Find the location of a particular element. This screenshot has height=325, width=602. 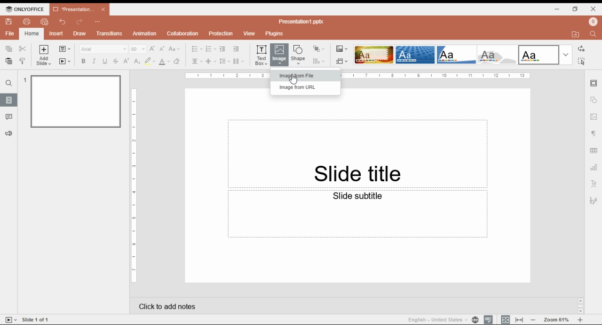

save is located at coordinates (9, 22).